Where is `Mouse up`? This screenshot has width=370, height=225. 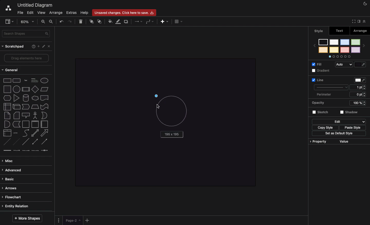
Mouse up is located at coordinates (158, 96).